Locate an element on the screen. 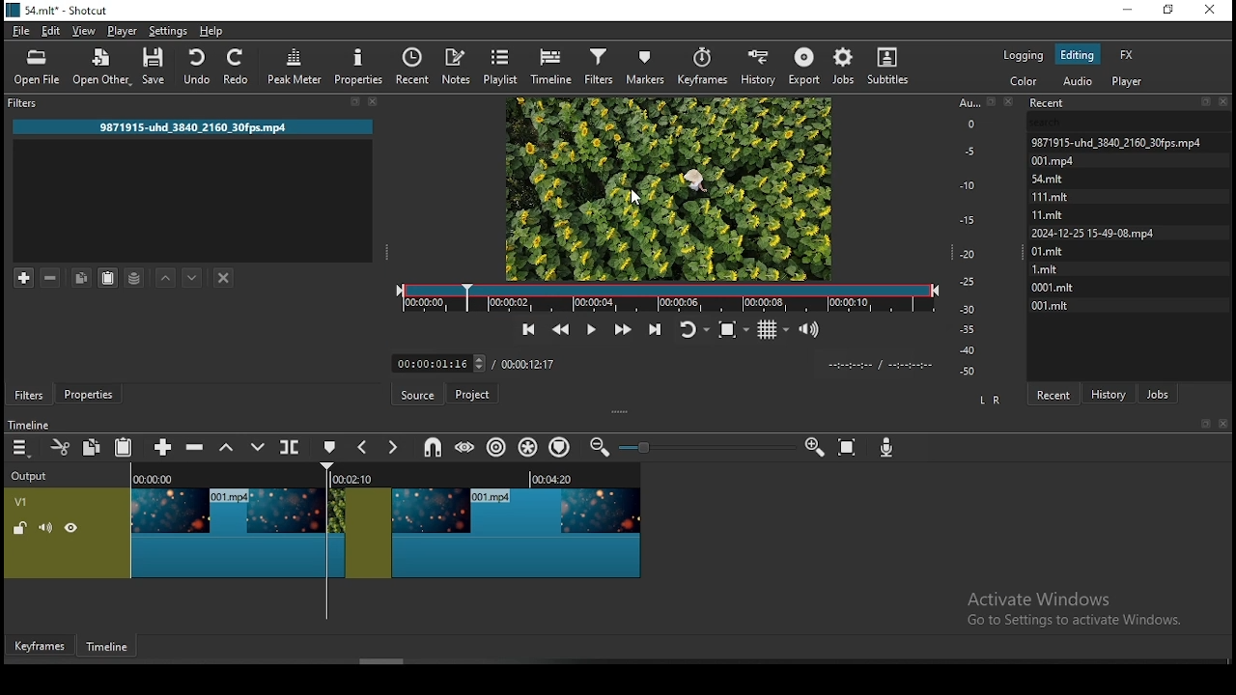 This screenshot has height=695, width=1236. play/pause is located at coordinates (590, 328).